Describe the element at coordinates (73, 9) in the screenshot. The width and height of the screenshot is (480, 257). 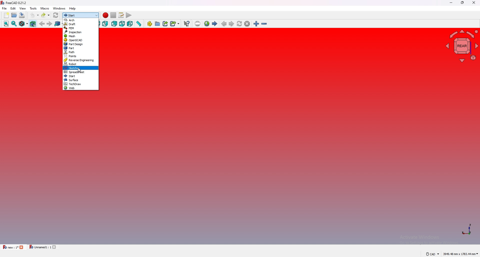
I see `help` at that location.